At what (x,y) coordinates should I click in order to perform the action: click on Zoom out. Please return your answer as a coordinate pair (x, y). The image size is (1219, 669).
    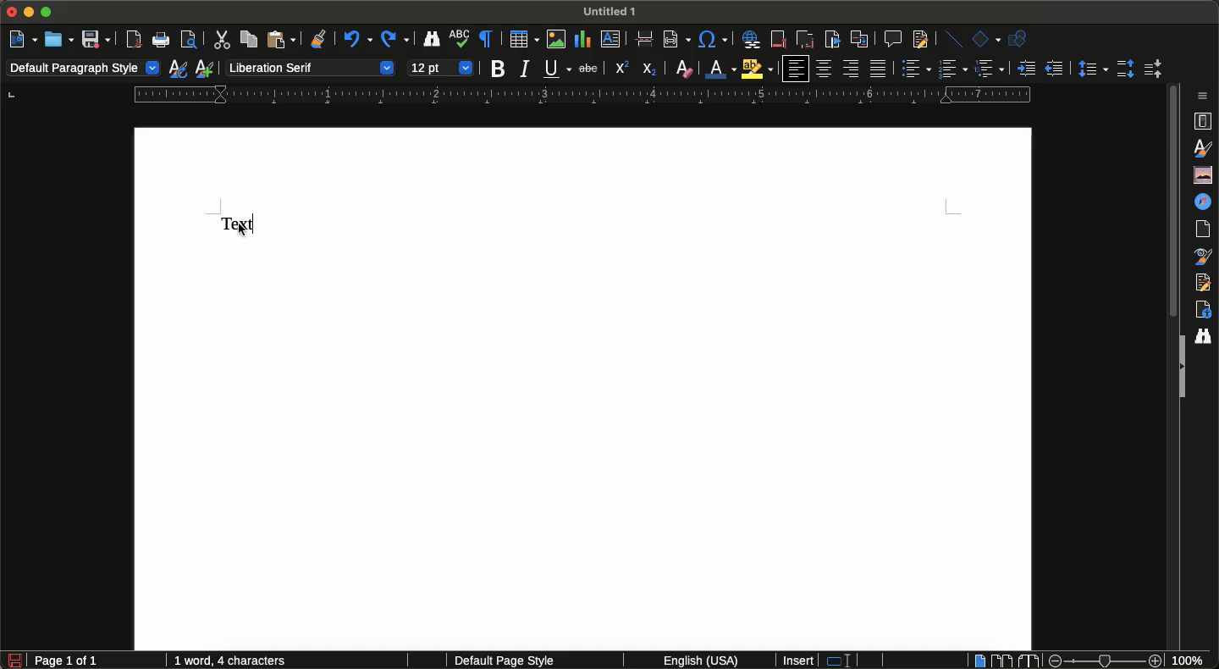
    Looking at the image, I should click on (1051, 661).